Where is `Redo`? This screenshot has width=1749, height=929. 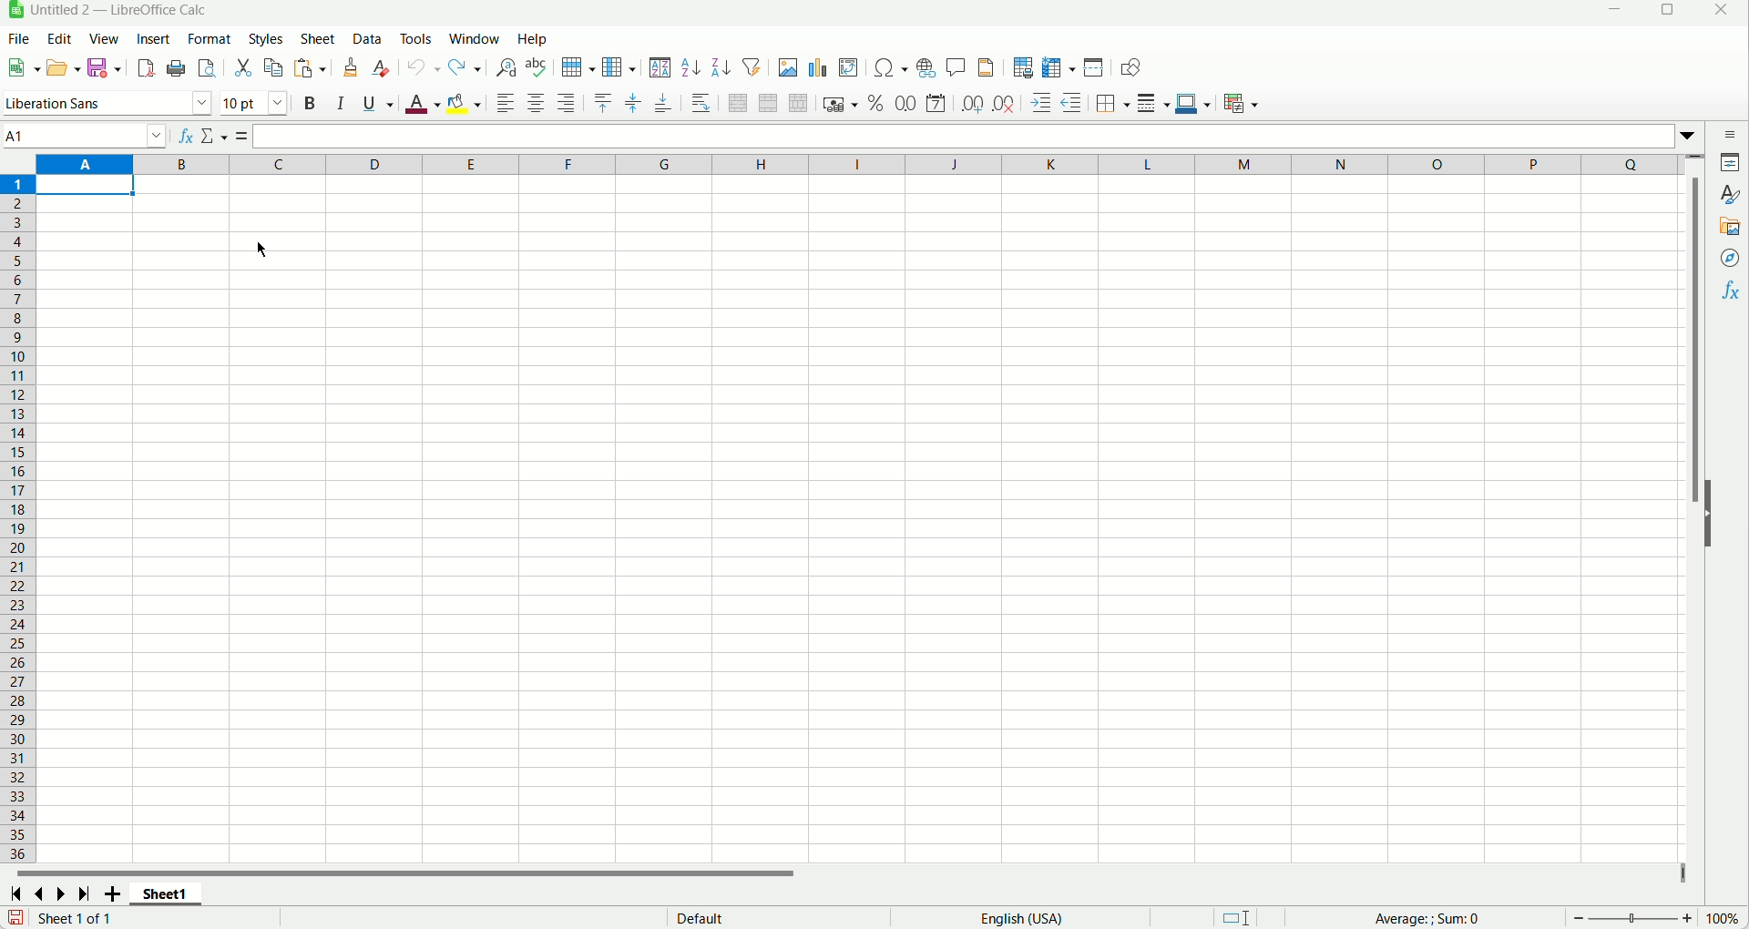 Redo is located at coordinates (465, 67).